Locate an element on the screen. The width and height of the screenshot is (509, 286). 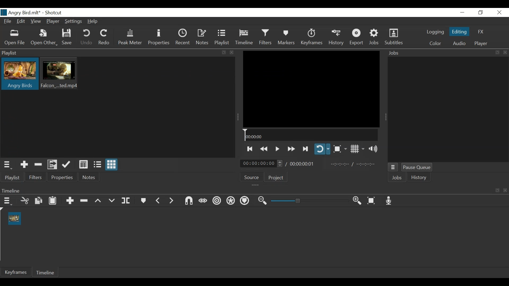
Undo is located at coordinates (87, 38).